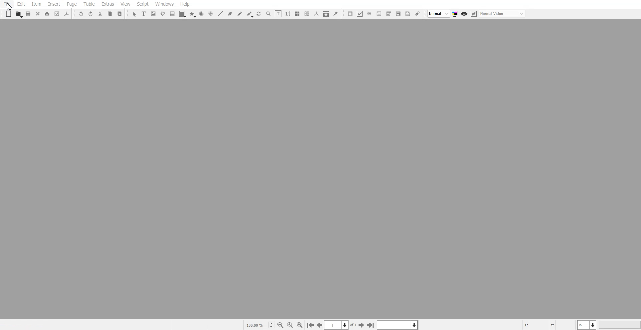 This screenshot has width=641, height=330. Describe the element at coordinates (398, 14) in the screenshot. I see `PDF List Box` at that location.